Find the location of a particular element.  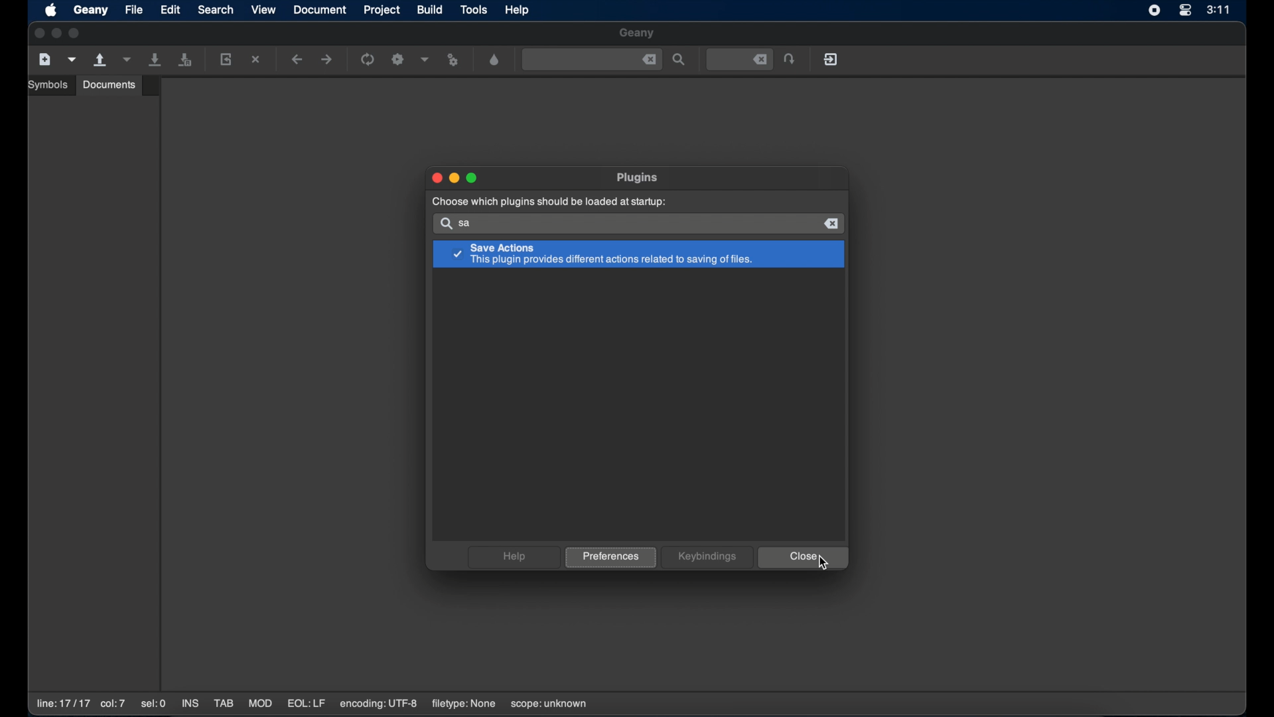

open a recent file is located at coordinates (127, 60).